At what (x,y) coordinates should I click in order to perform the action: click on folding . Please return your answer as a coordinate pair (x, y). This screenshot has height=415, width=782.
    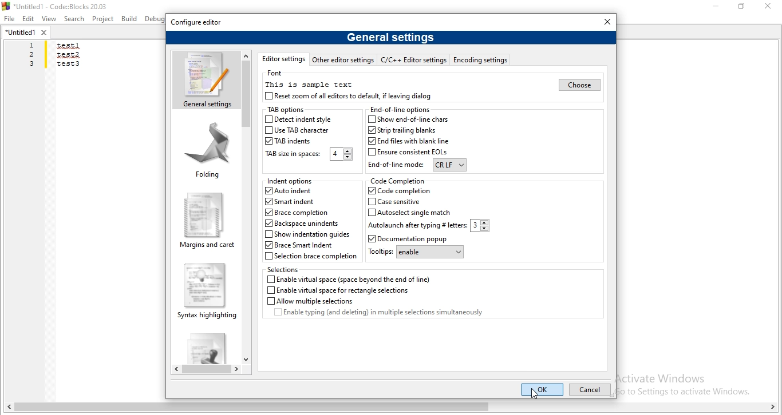
    Looking at the image, I should click on (208, 149).